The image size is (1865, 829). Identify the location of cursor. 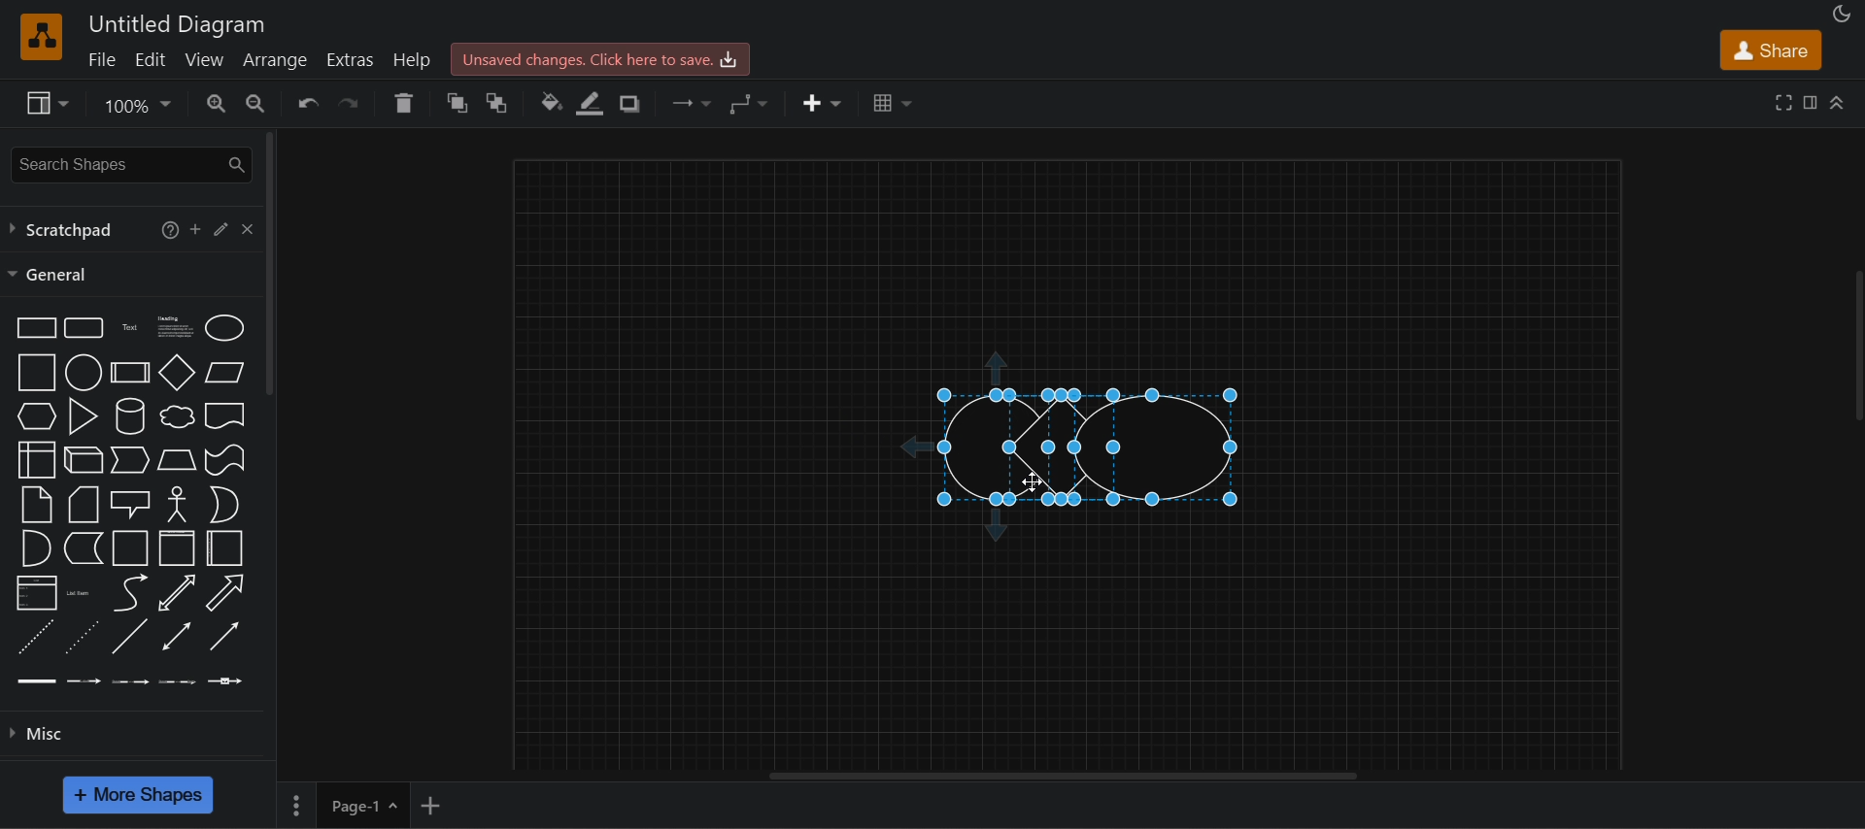
(1033, 482).